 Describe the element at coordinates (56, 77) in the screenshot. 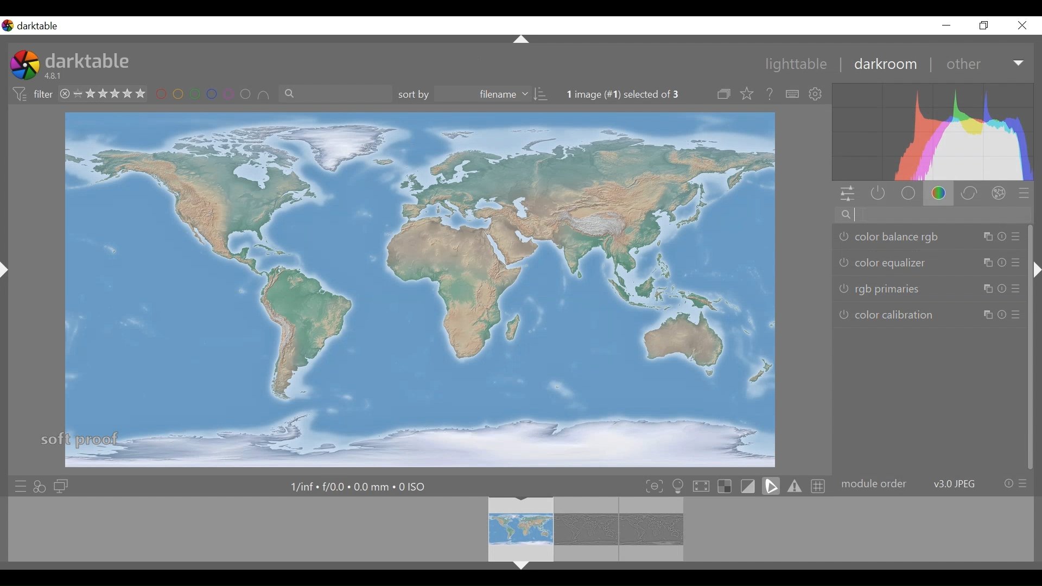

I see `Version` at that location.